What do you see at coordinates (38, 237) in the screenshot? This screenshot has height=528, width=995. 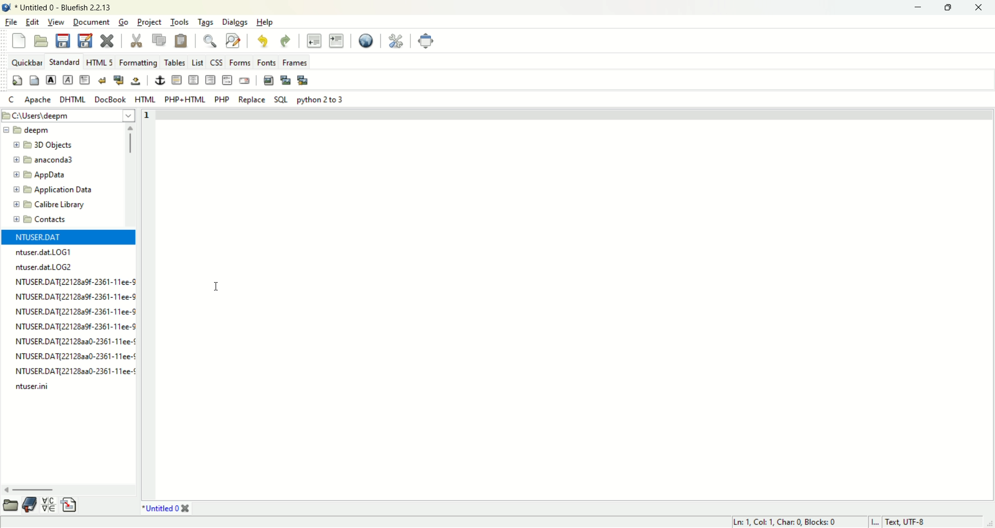 I see `NTUSER.DAT` at bounding box center [38, 237].